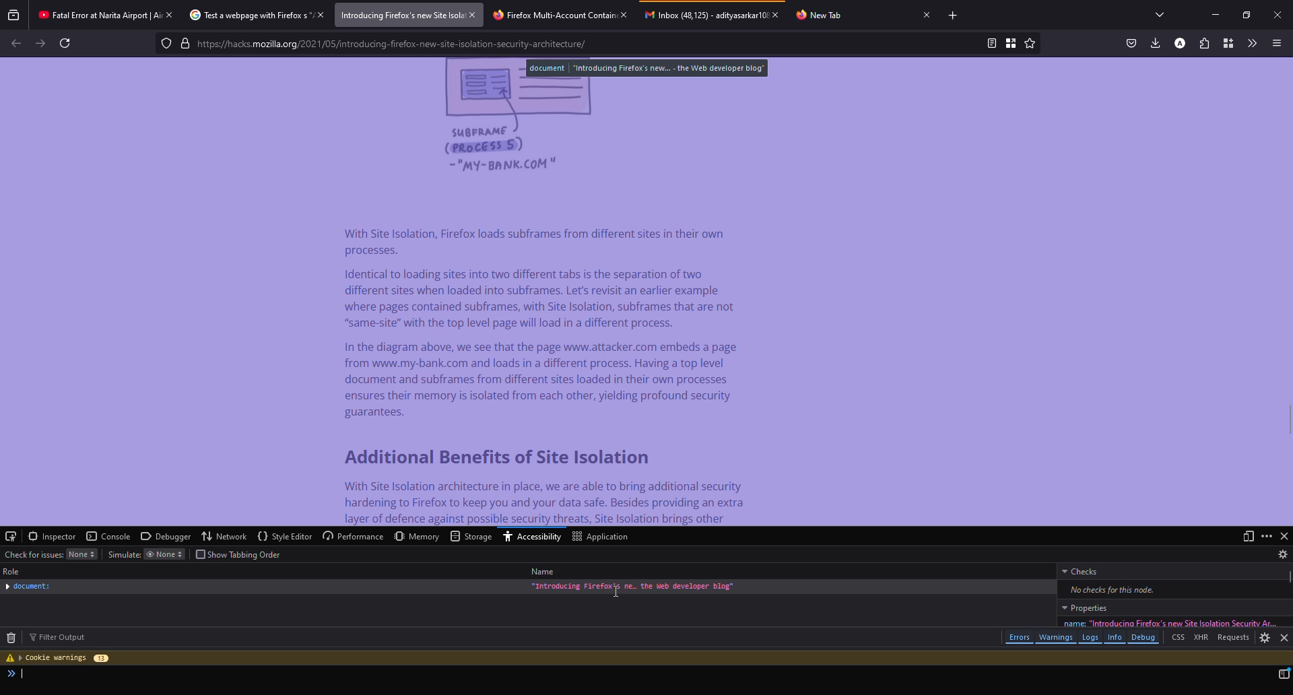 The width and height of the screenshot is (1293, 695). What do you see at coordinates (26, 675) in the screenshot?
I see `code` at bounding box center [26, 675].